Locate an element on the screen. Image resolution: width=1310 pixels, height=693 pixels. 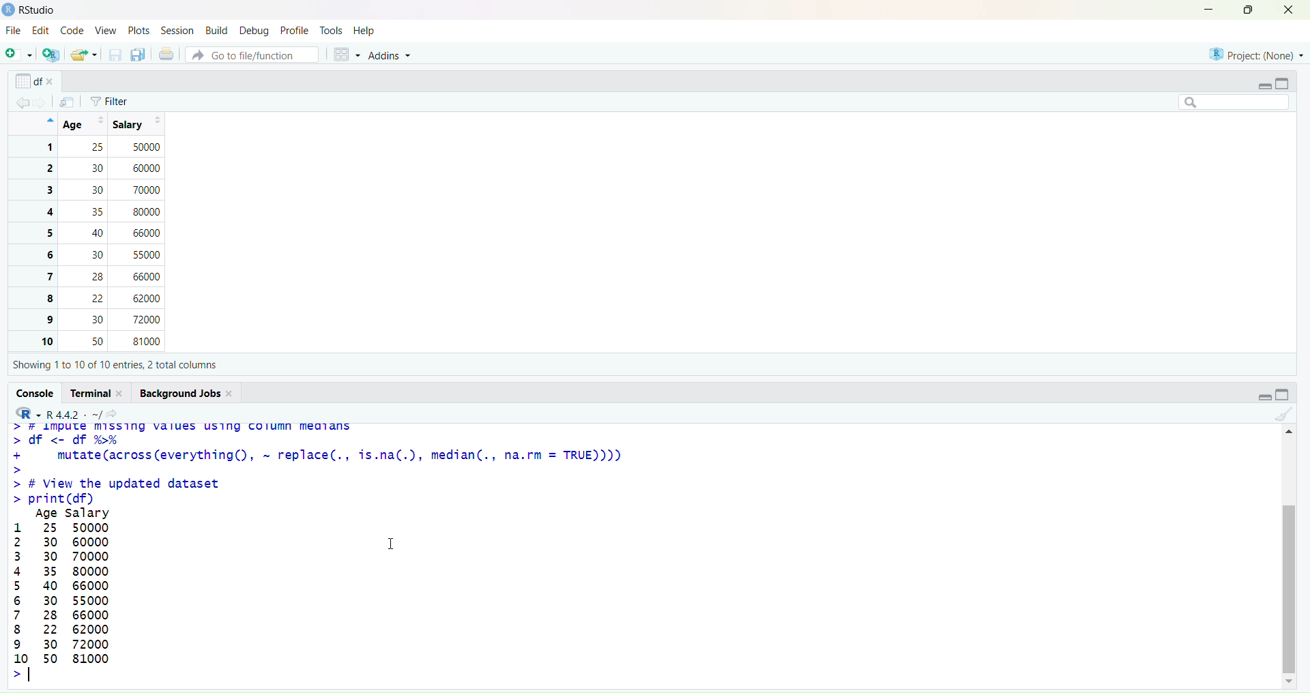
close is located at coordinates (1287, 11).